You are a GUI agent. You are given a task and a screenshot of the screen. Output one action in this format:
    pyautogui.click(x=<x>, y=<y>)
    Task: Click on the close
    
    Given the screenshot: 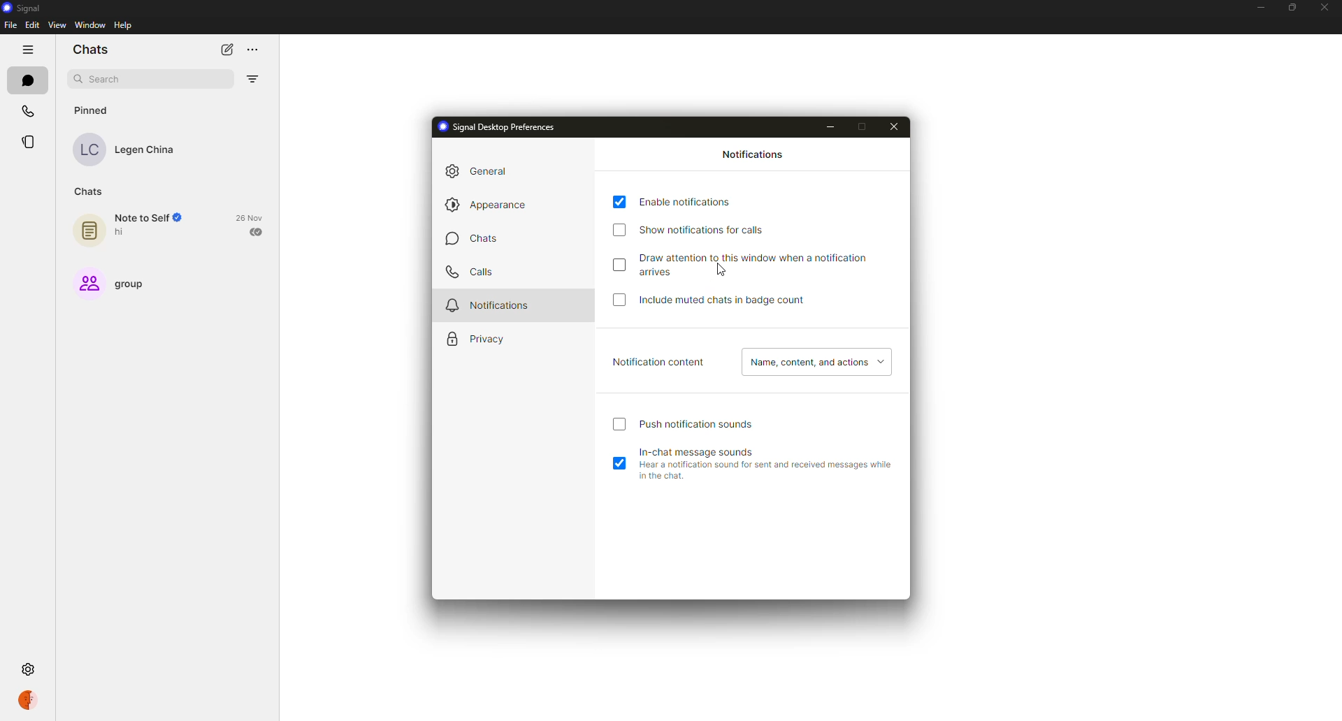 What is the action you would take?
    pyautogui.click(x=1325, y=8)
    